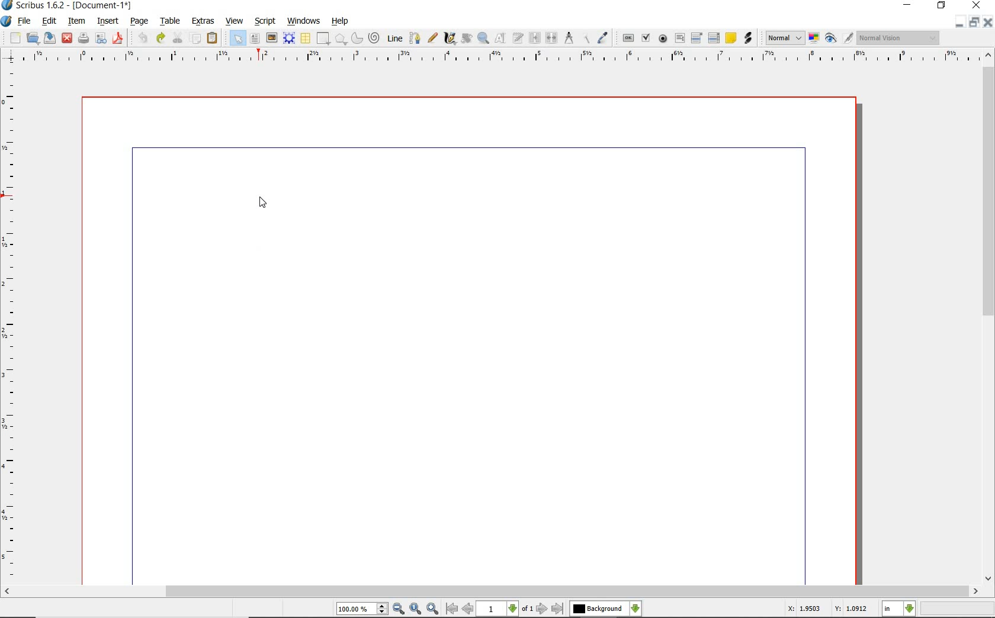 The width and height of the screenshot is (995, 618). Describe the element at coordinates (395, 37) in the screenshot. I see `line` at that location.